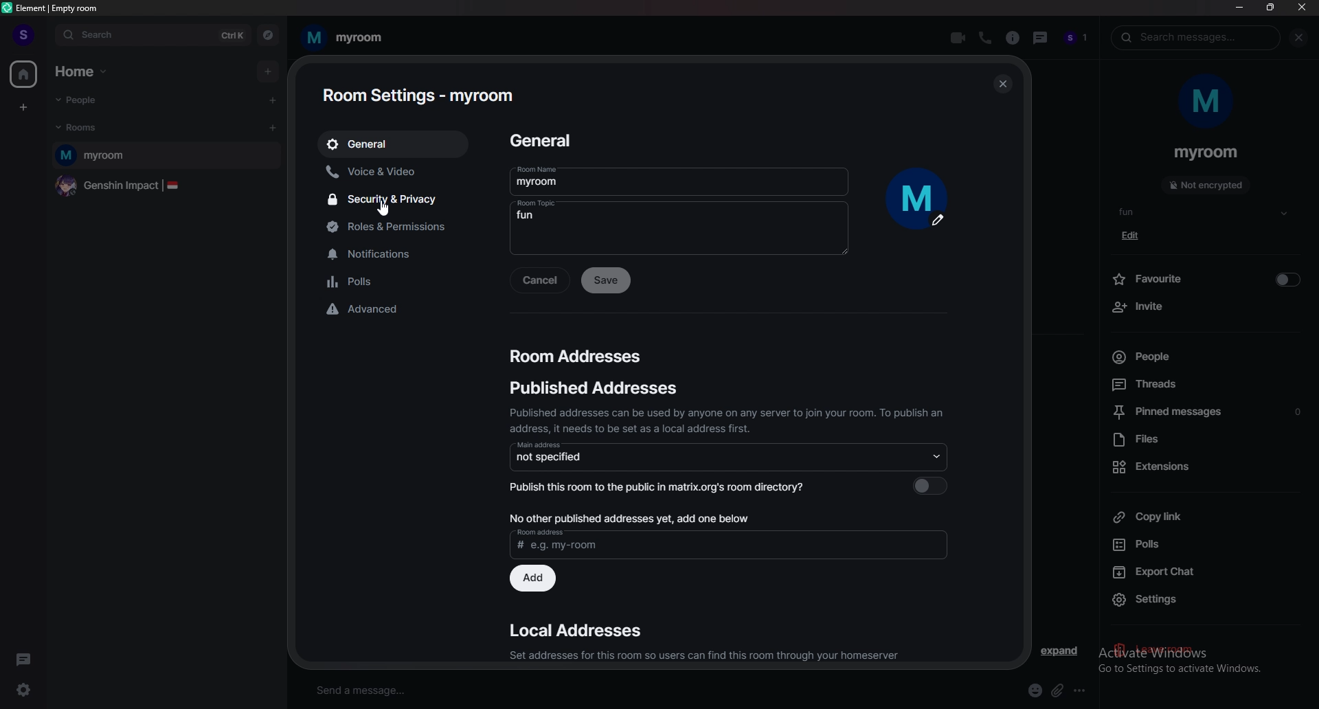  What do you see at coordinates (24, 74) in the screenshot?
I see `home` at bounding box center [24, 74].